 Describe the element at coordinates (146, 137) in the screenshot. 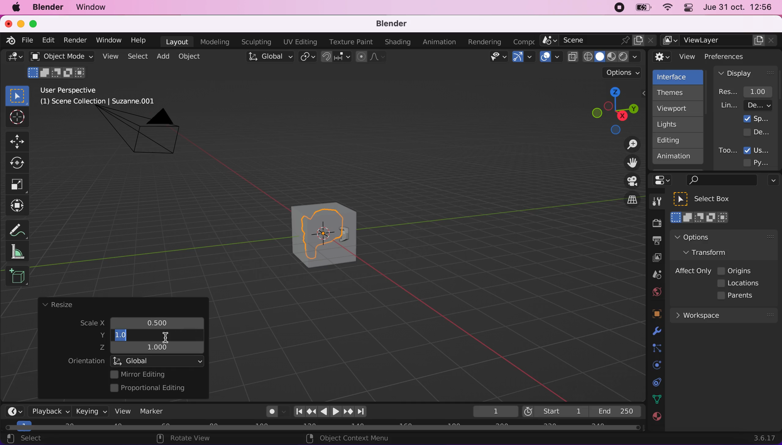

I see `camera` at that location.